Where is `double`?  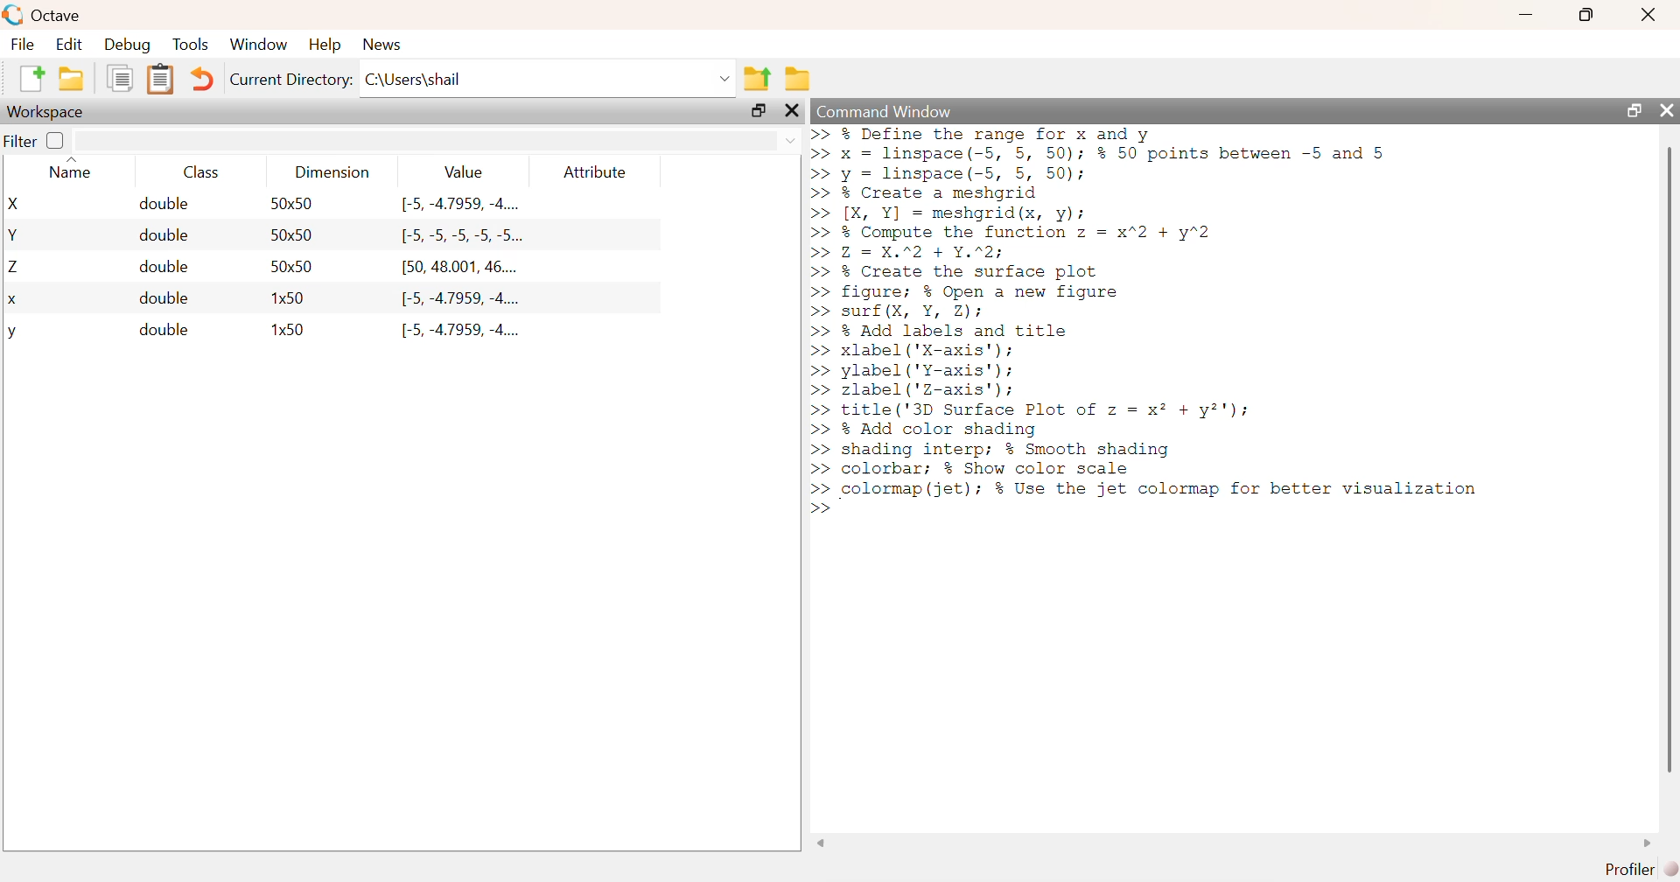 double is located at coordinates (165, 204).